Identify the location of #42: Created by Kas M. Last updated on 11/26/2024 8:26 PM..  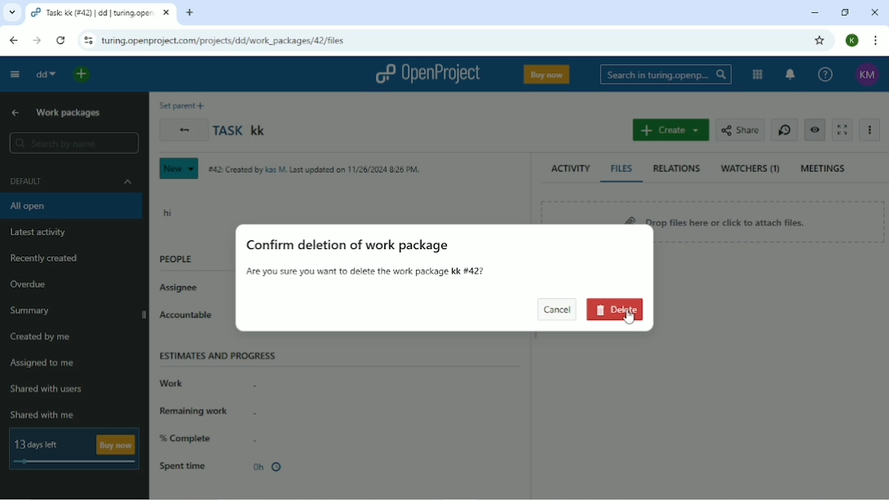
(314, 169).